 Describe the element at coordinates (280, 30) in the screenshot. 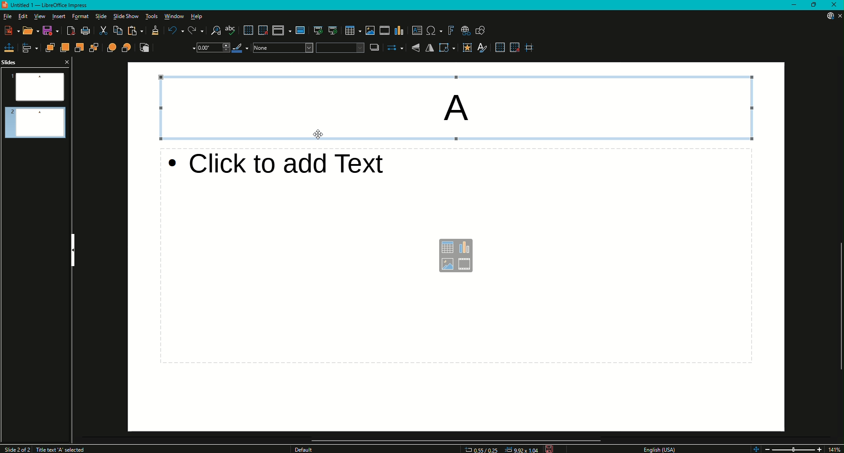

I see `Display views` at that location.